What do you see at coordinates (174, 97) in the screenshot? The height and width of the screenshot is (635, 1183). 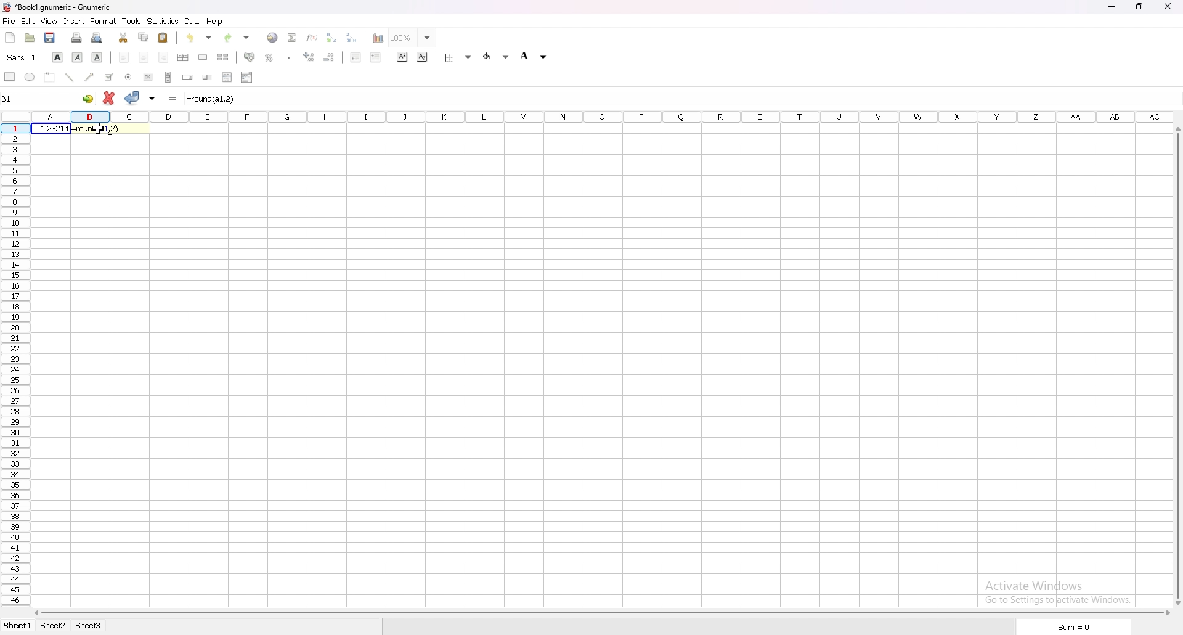 I see `formula` at bounding box center [174, 97].